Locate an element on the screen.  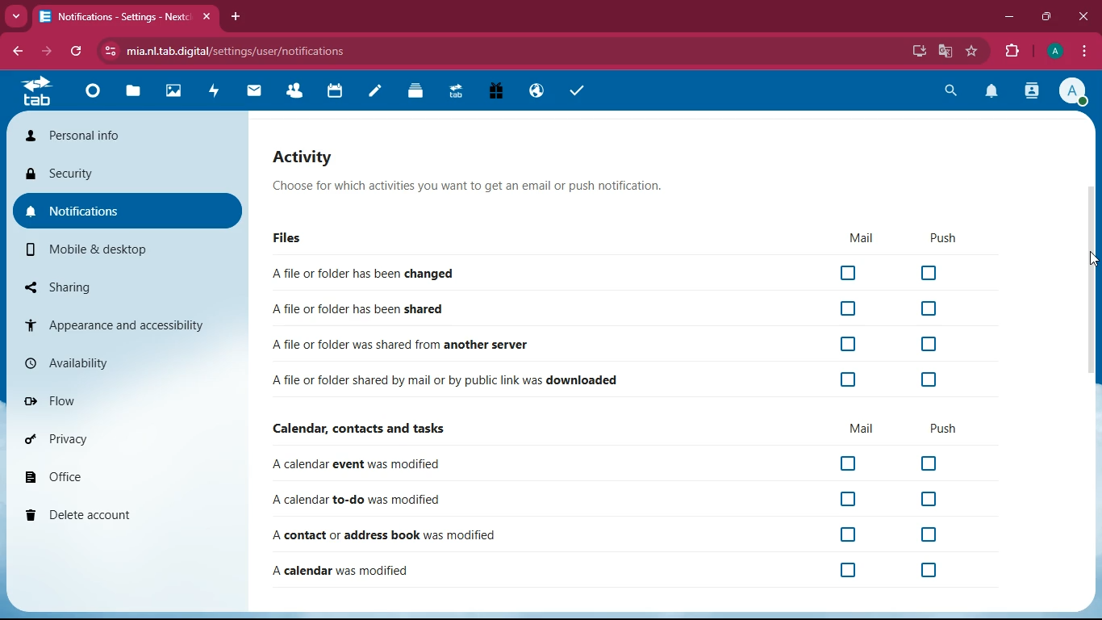
Calendar, contacts and tasks is located at coordinates (364, 428).